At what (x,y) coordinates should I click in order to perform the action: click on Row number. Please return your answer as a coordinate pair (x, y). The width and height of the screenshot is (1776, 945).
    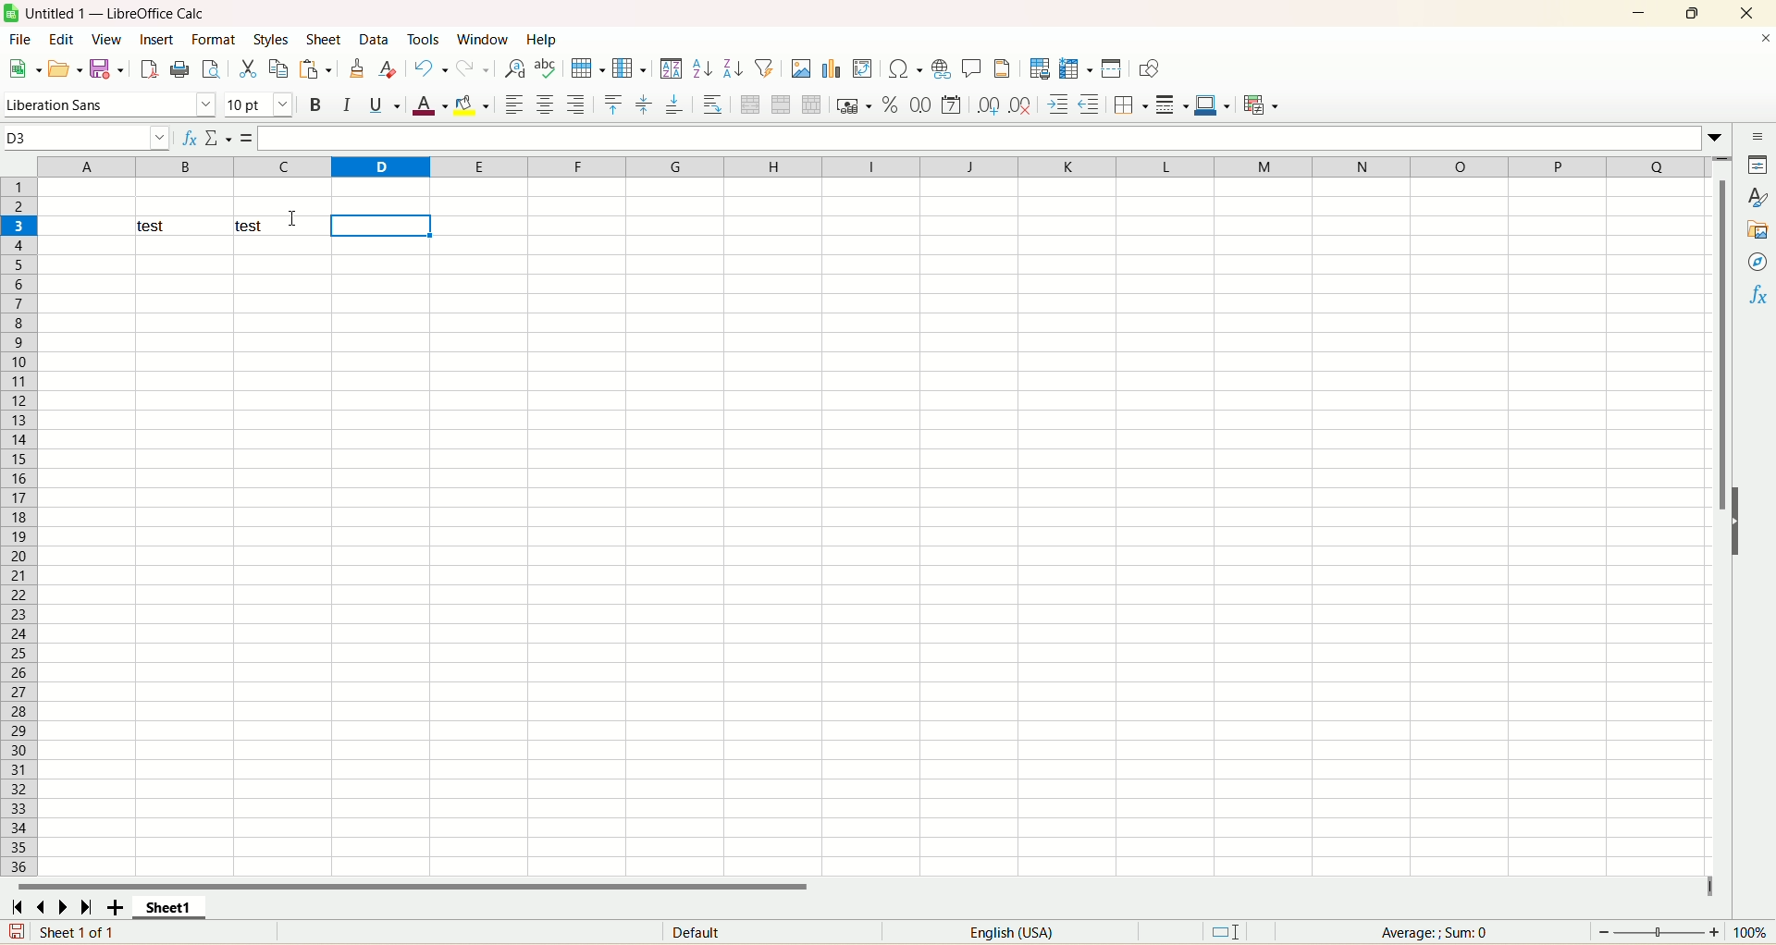
    Looking at the image, I should click on (19, 196).